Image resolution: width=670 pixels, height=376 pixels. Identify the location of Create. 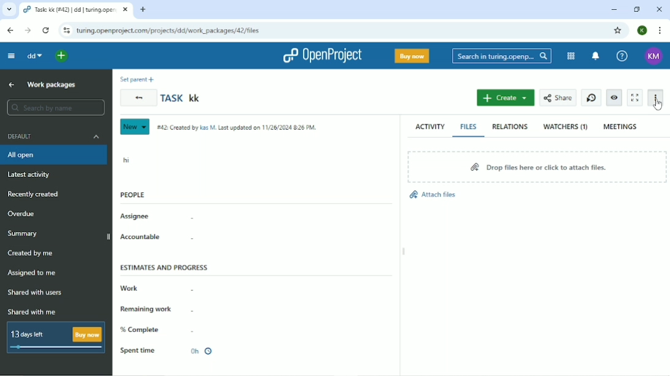
(505, 97).